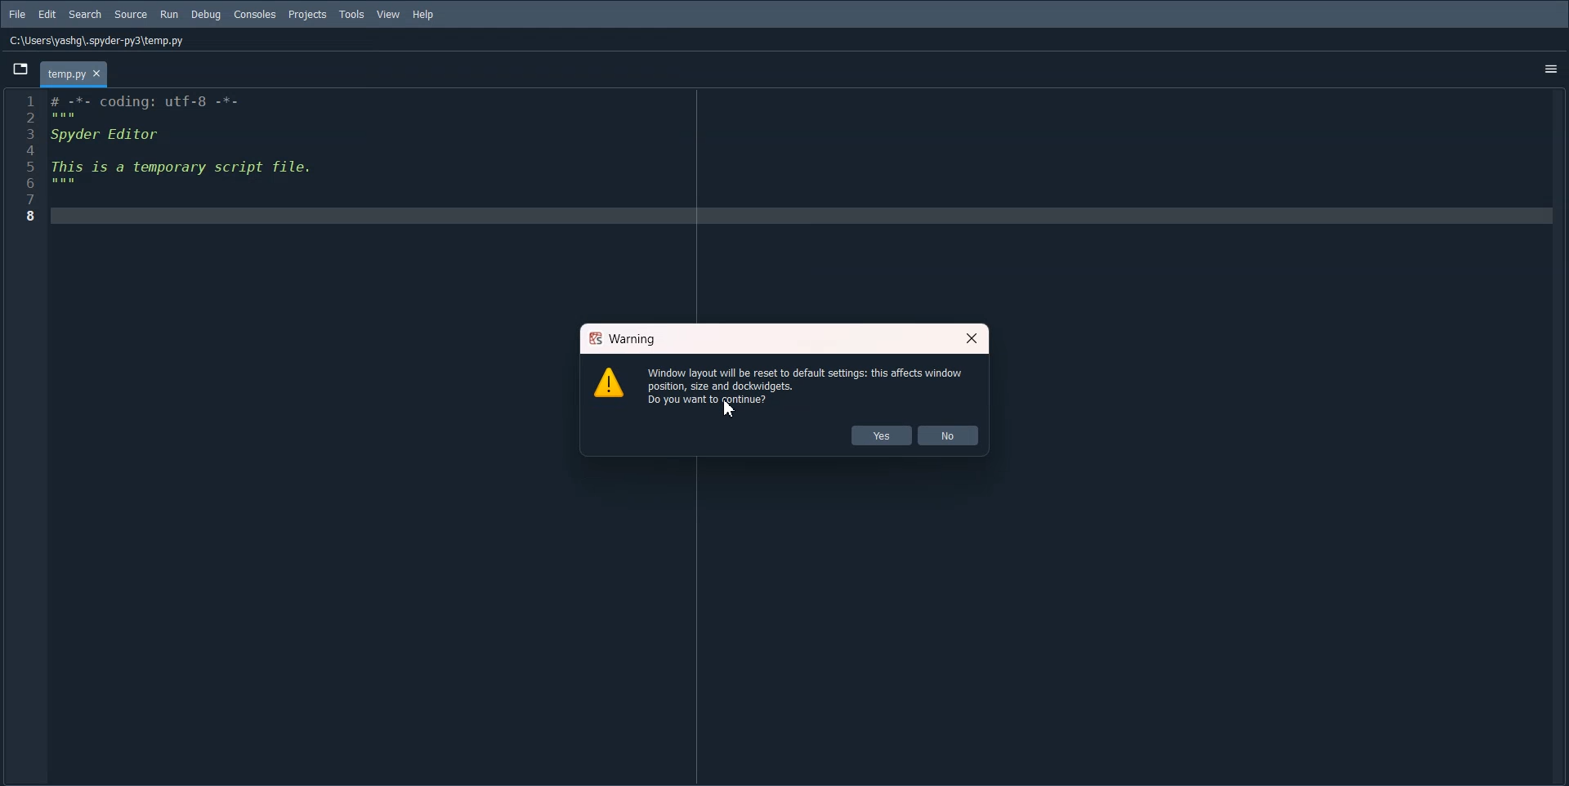  What do you see at coordinates (255, 15) in the screenshot?
I see `Console` at bounding box center [255, 15].